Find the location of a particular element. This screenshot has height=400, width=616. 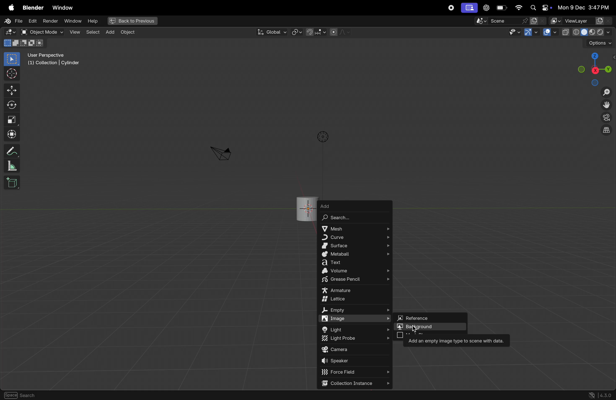

wifi is located at coordinates (518, 8).